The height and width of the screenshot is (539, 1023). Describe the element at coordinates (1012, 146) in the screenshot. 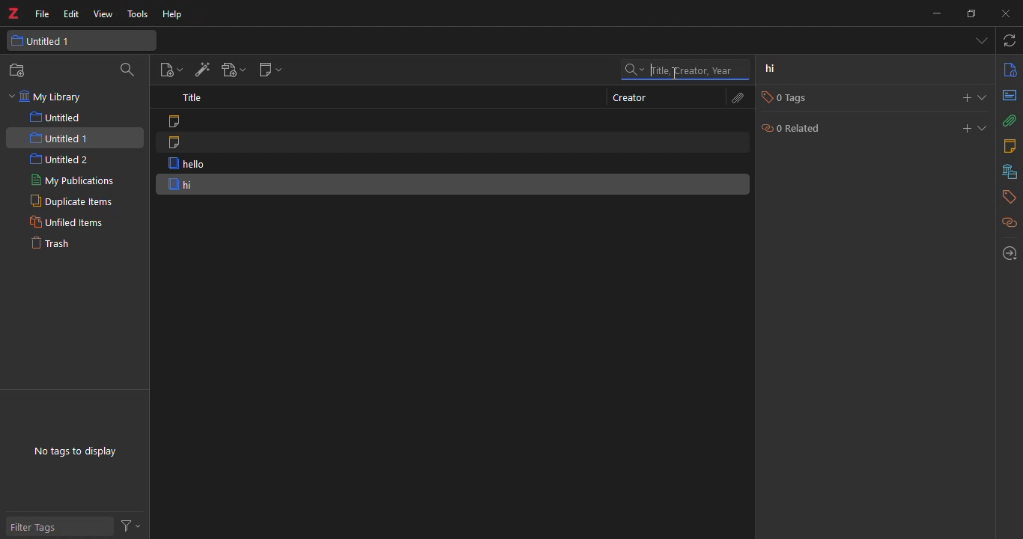

I see `notes` at that location.